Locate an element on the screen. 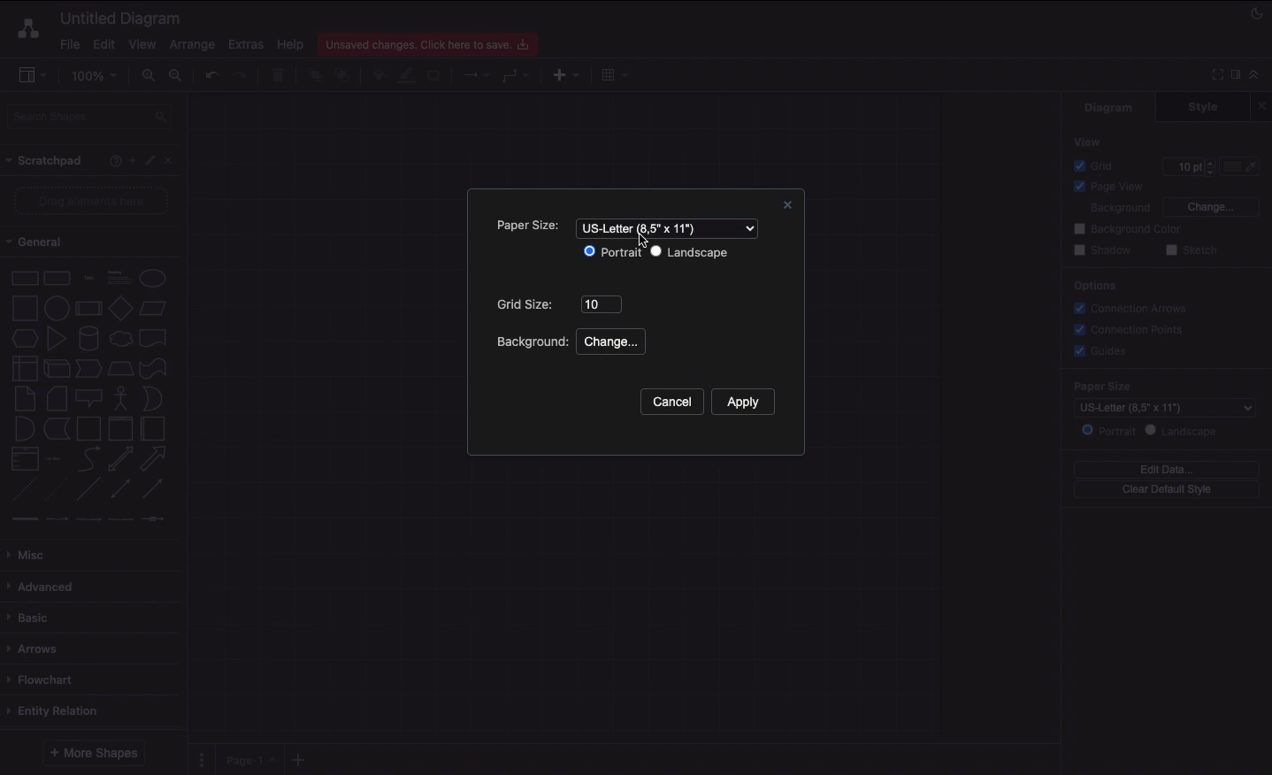 This screenshot has width=1272, height=775. Parallelogram is located at coordinates (154, 309).